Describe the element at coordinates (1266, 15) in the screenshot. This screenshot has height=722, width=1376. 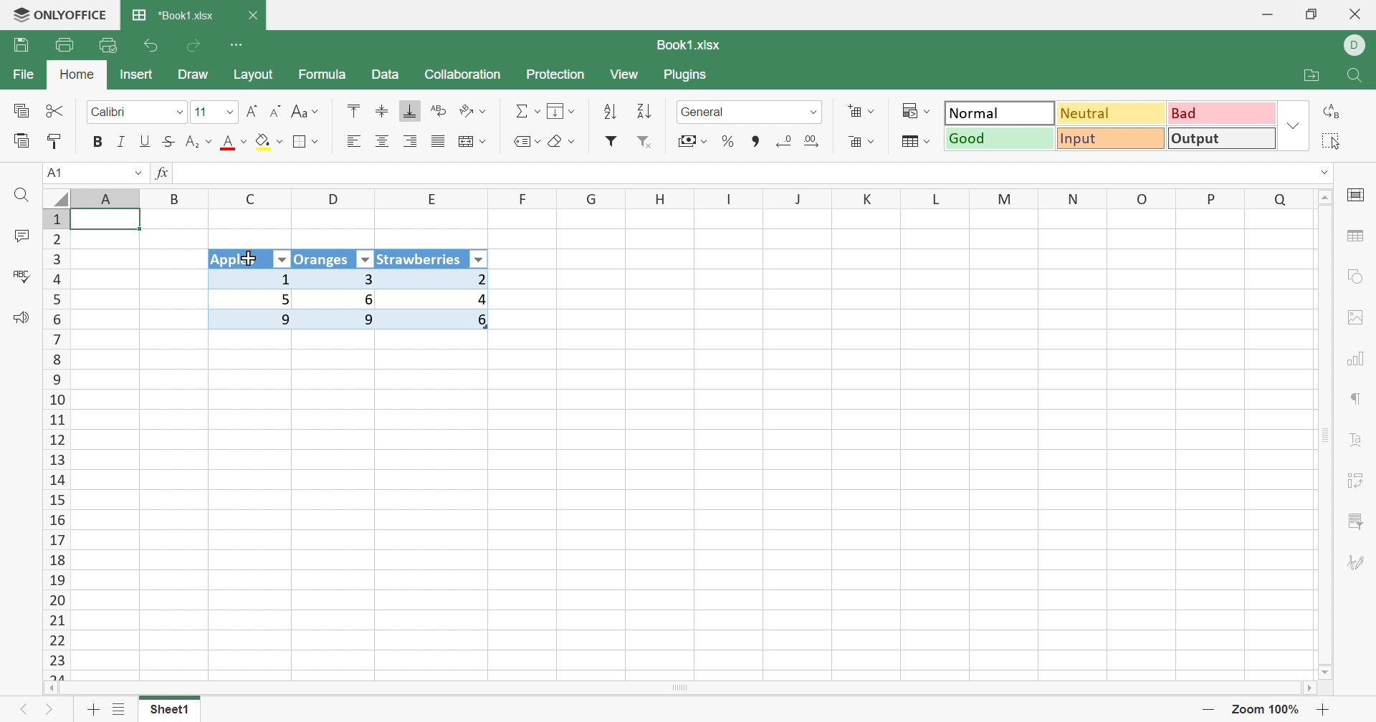
I see `Minimize` at that location.